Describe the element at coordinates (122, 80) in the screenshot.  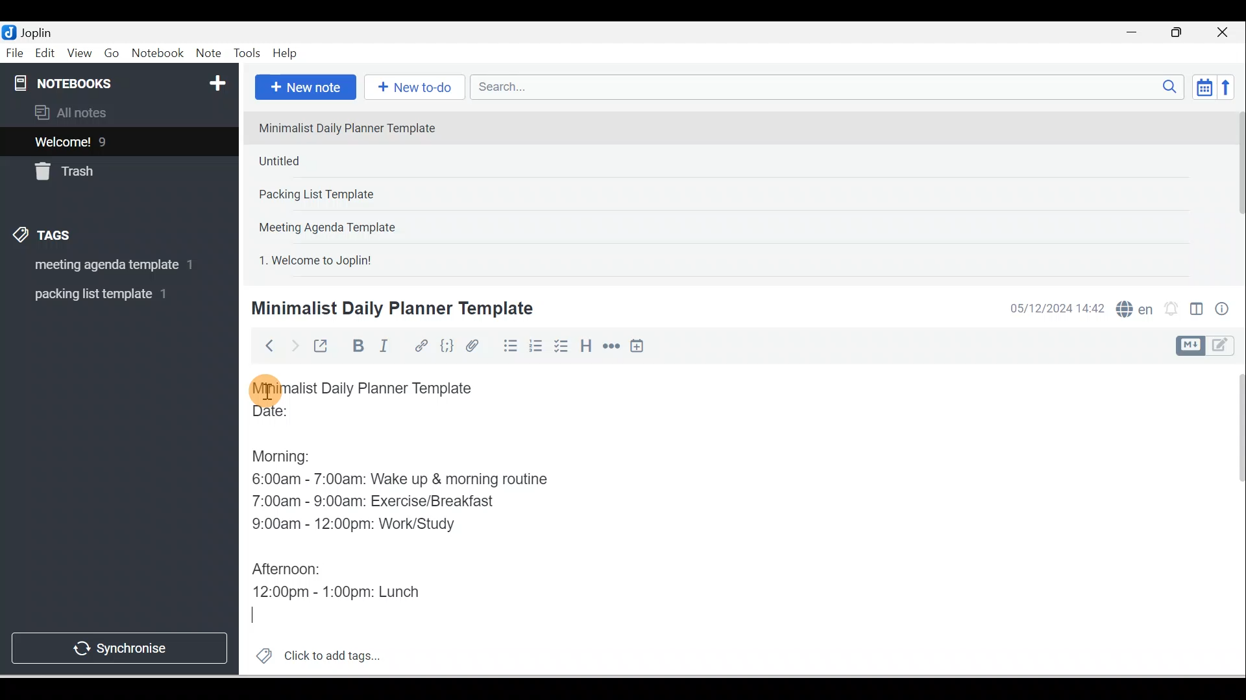
I see `Notebooks` at that location.